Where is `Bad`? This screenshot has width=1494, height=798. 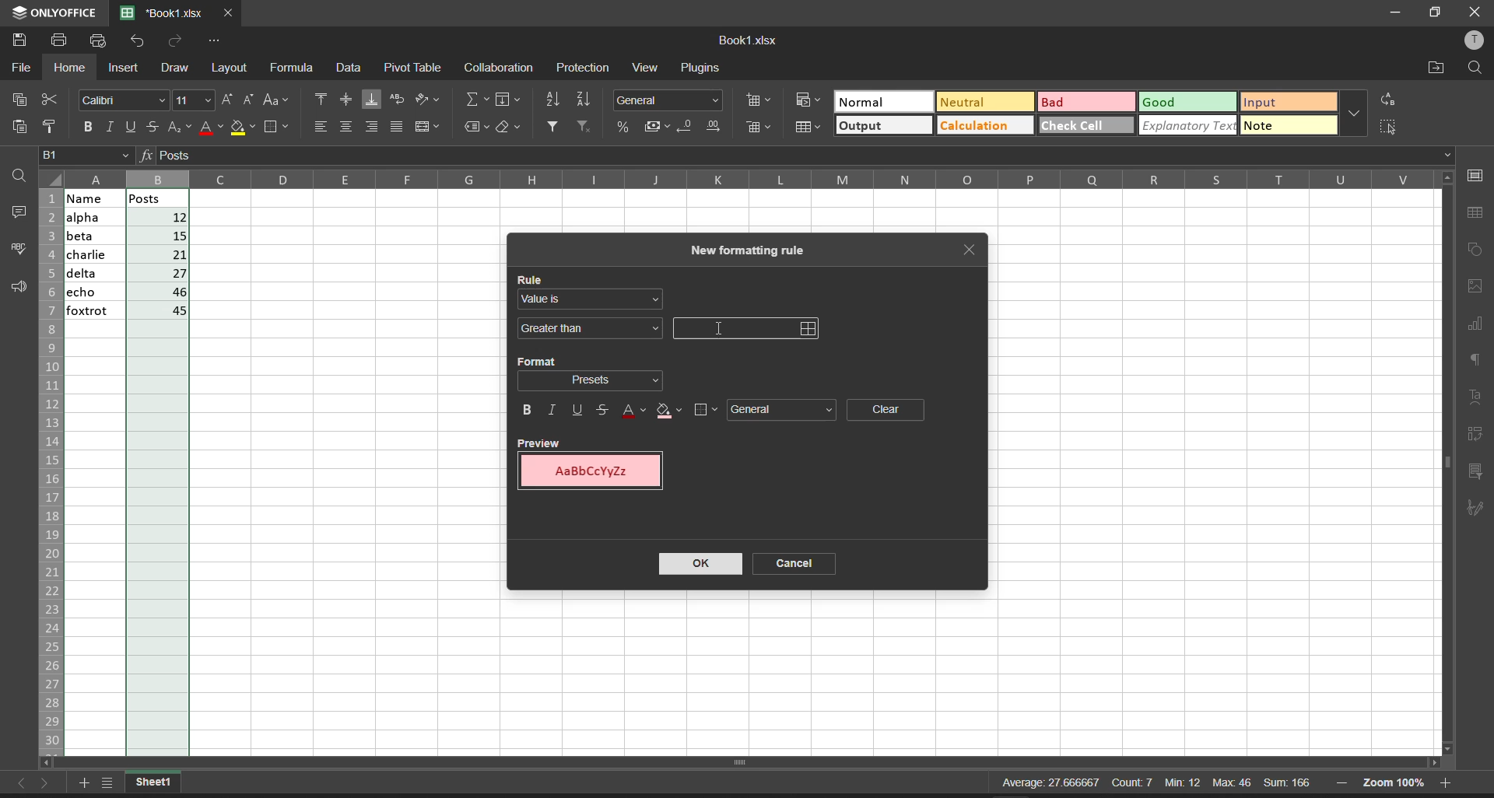 Bad is located at coordinates (1056, 102).